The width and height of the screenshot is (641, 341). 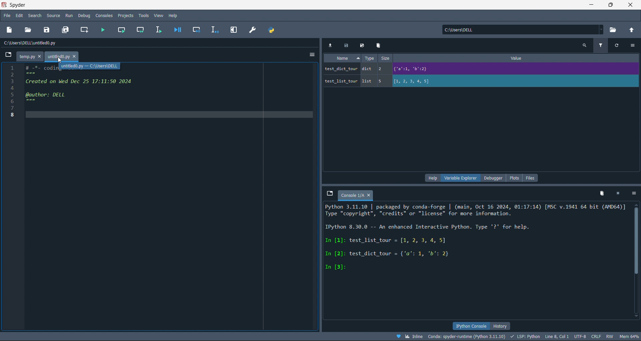 I want to click on UTF-8, so click(x=579, y=337).